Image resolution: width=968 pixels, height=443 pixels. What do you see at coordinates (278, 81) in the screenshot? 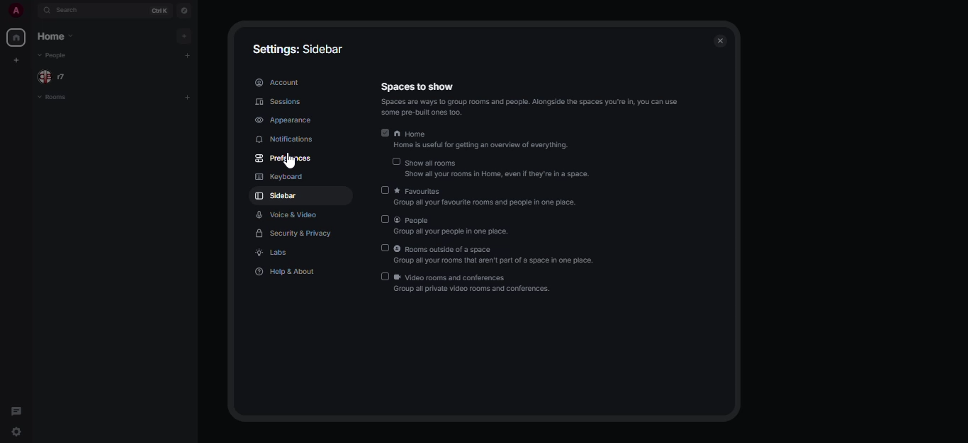
I see `account` at bounding box center [278, 81].